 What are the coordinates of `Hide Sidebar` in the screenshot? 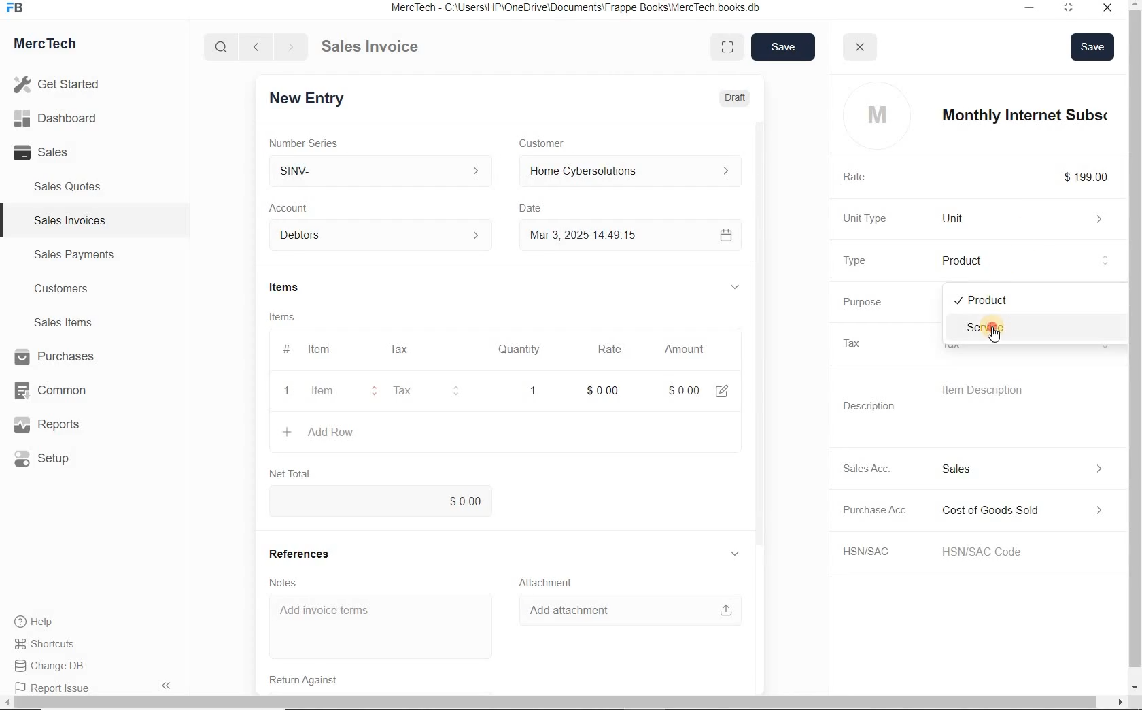 It's located at (165, 685).